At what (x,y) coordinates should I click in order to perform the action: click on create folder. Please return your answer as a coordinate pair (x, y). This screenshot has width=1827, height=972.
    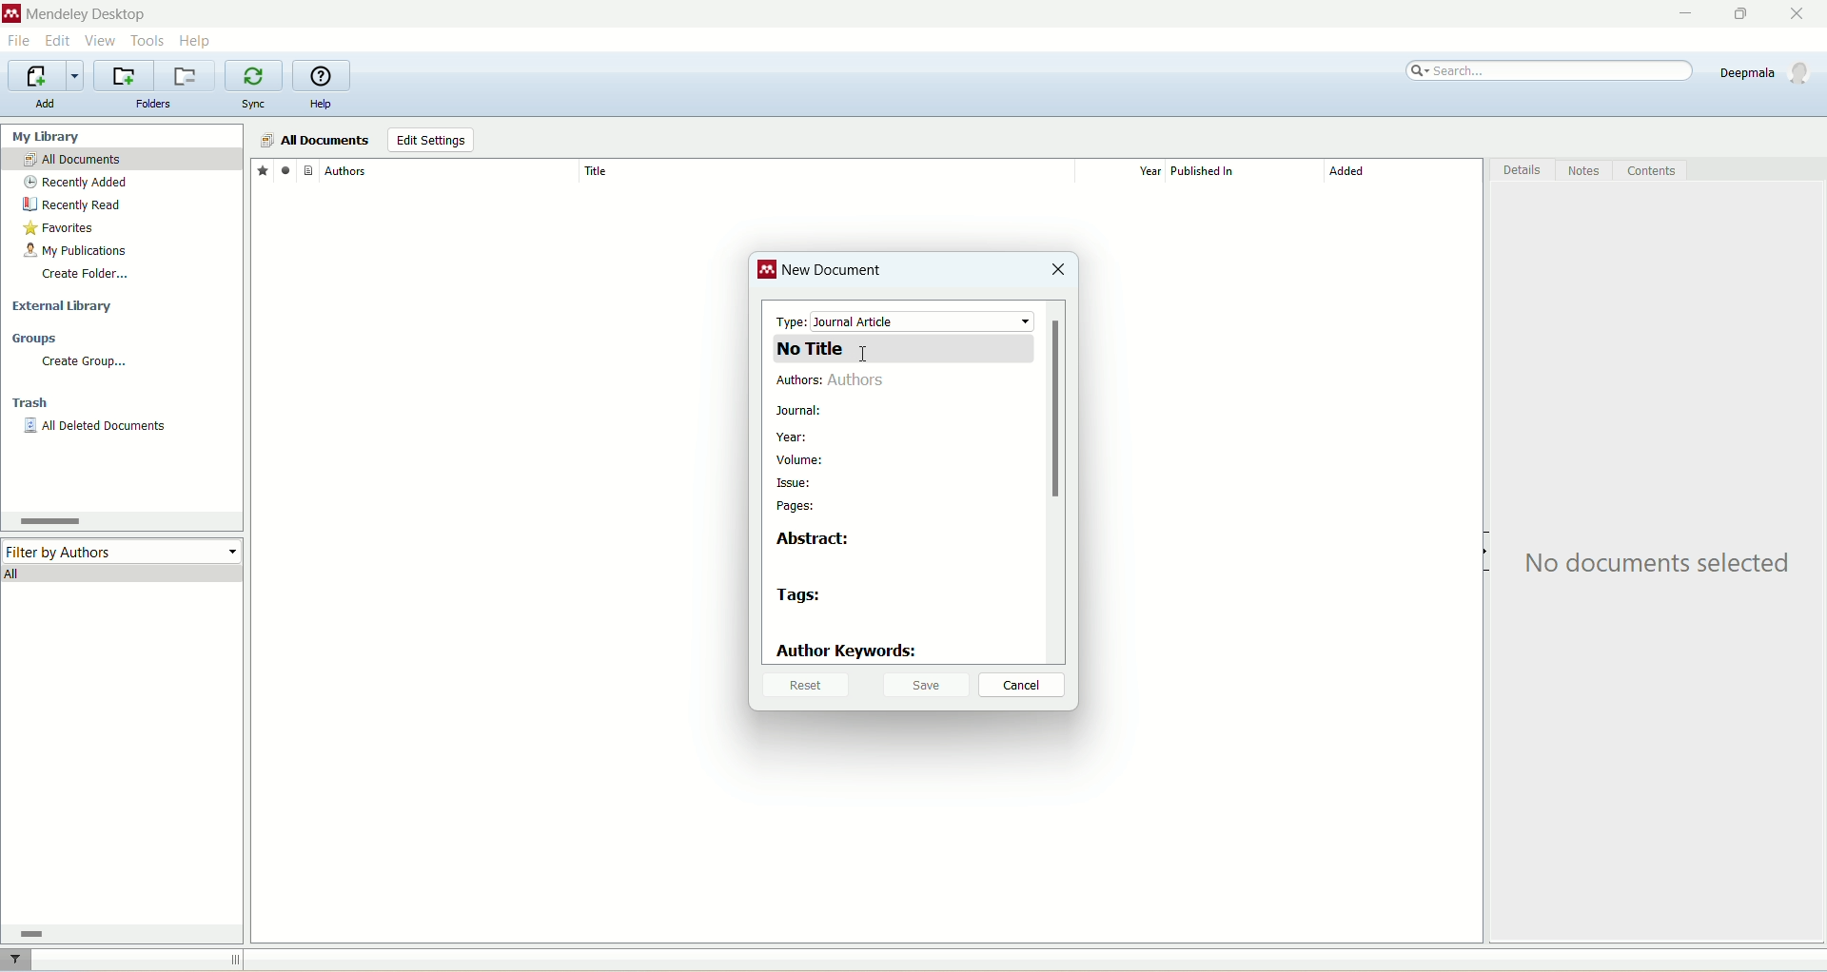
    Looking at the image, I should click on (85, 273).